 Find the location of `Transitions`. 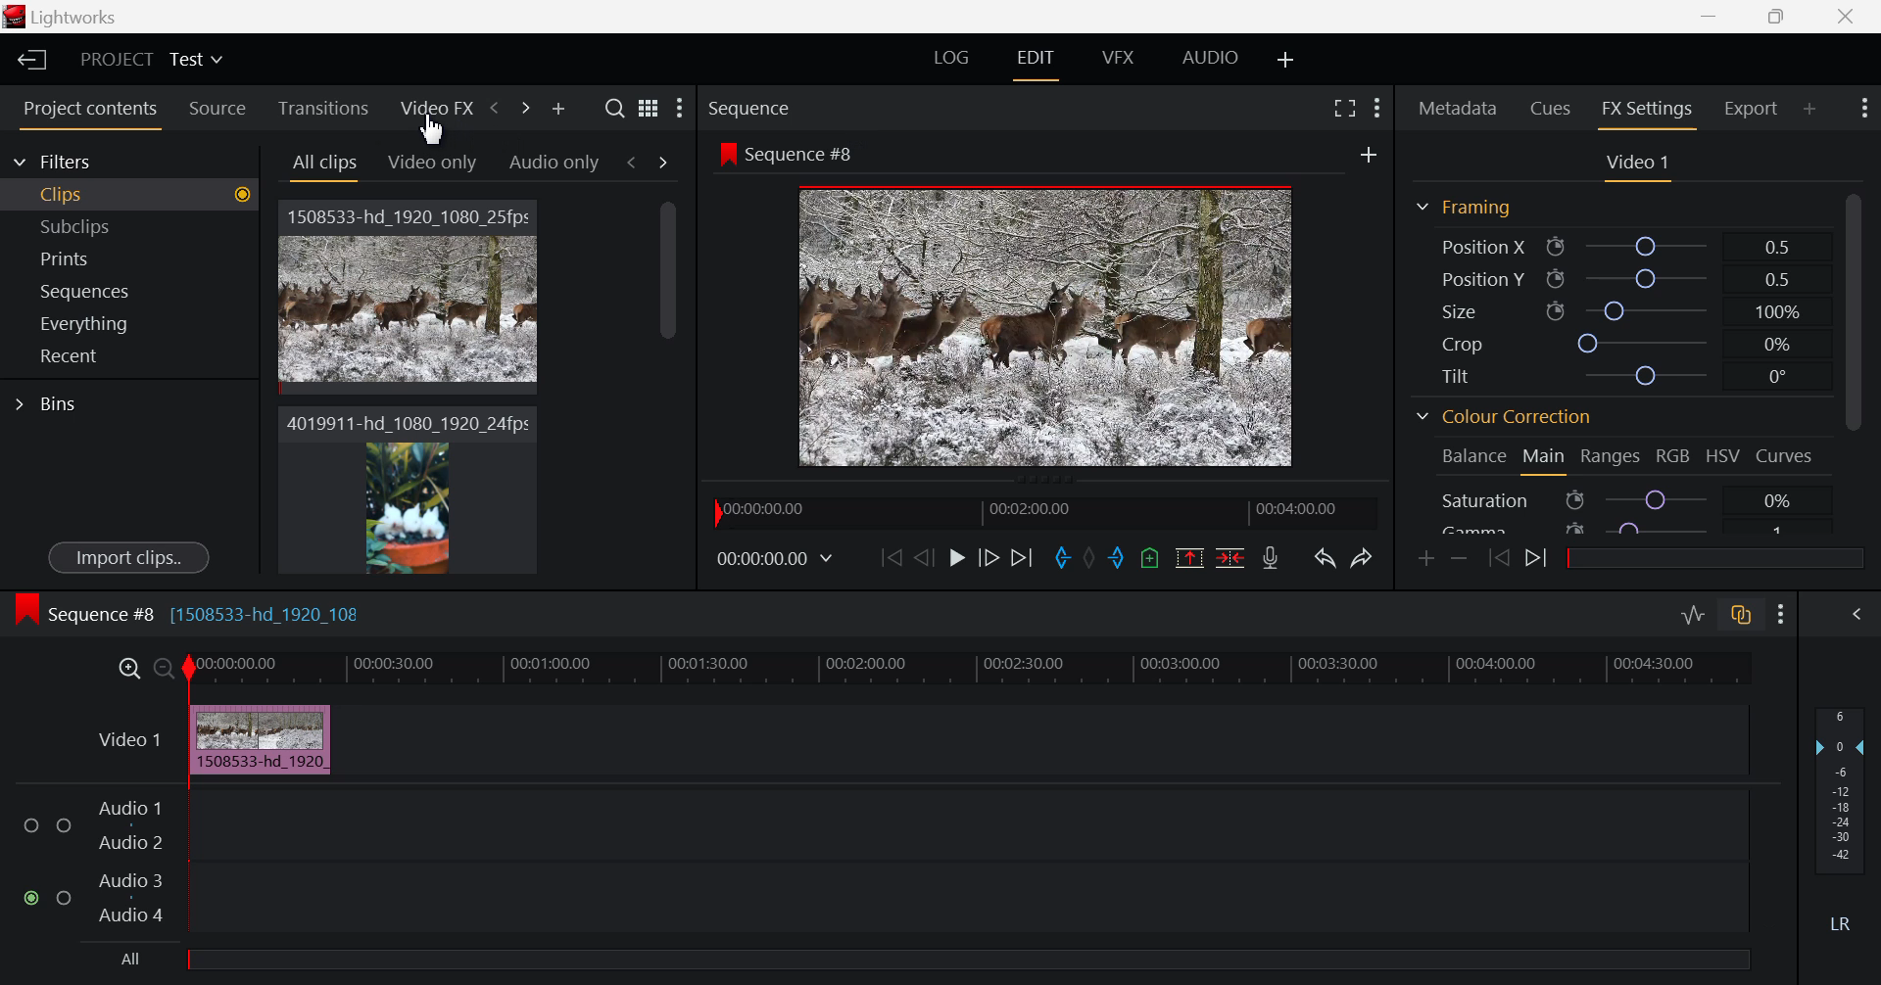

Transitions is located at coordinates (325, 110).